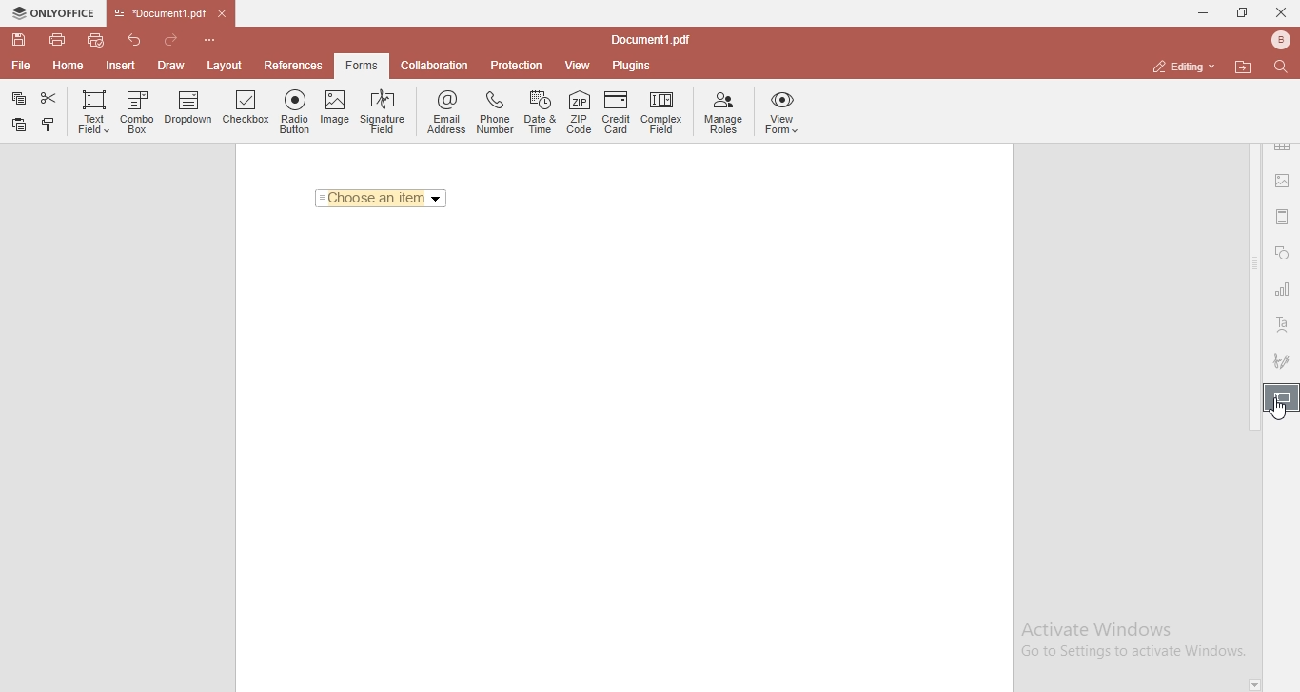 Image resolution: width=1300 pixels, height=692 pixels. I want to click on Activate Windows
Go to Settings to activate Windows., so click(1133, 641).